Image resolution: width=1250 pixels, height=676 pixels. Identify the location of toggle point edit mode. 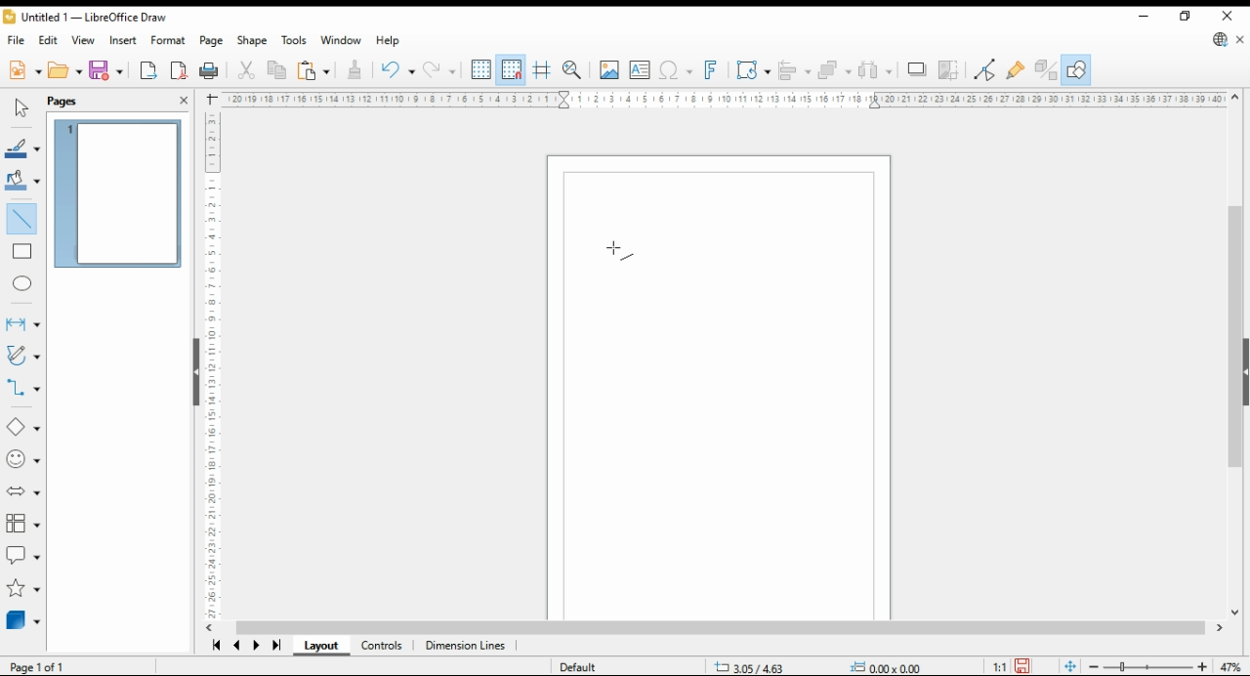
(986, 67).